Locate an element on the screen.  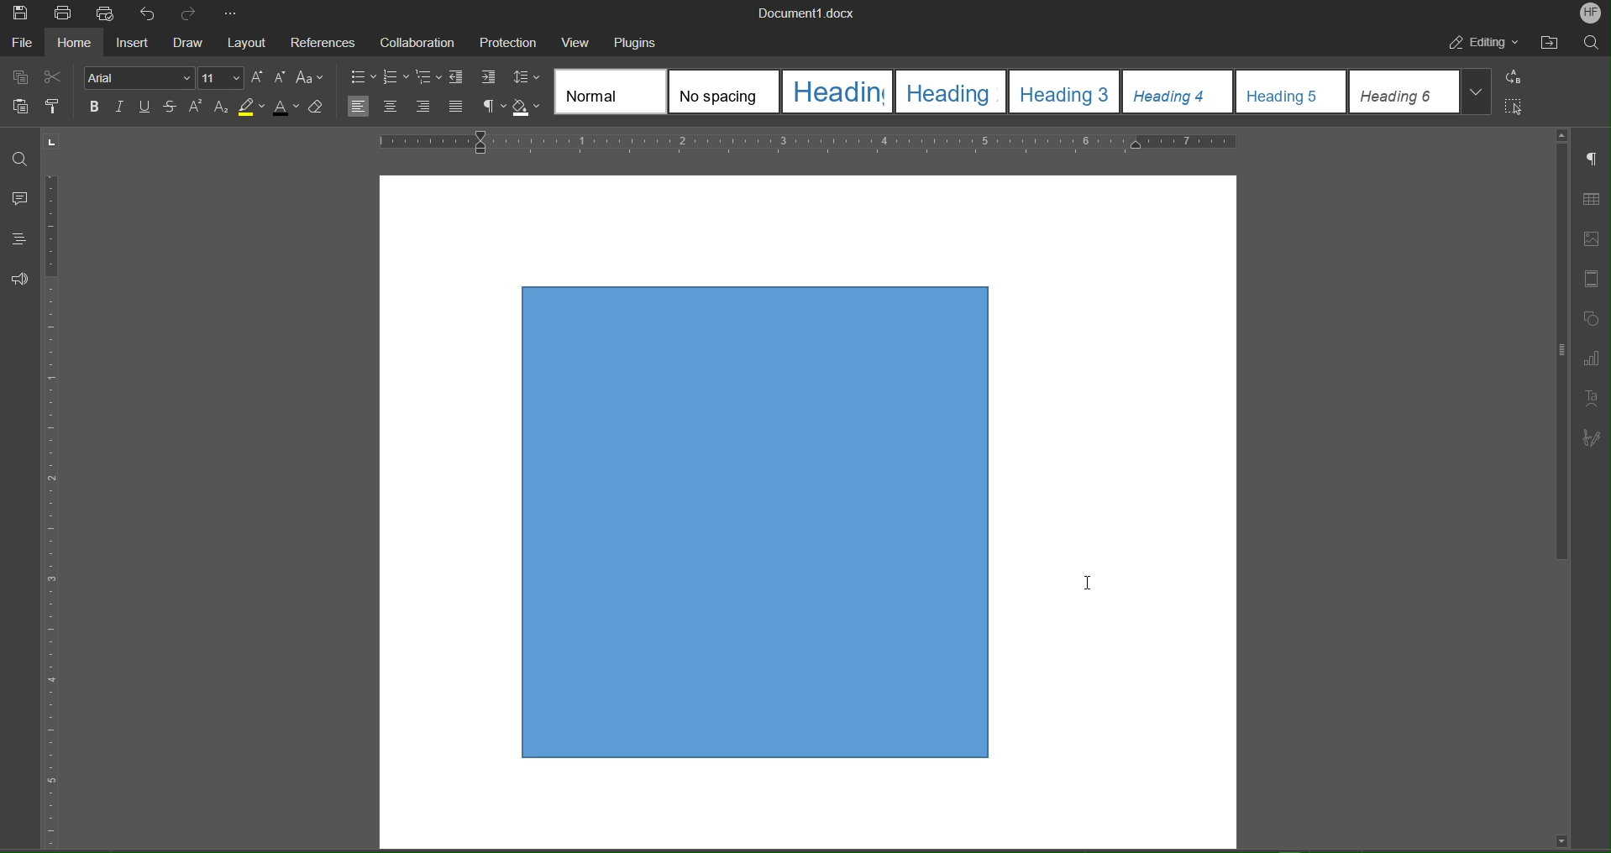
Save is located at coordinates (18, 13).